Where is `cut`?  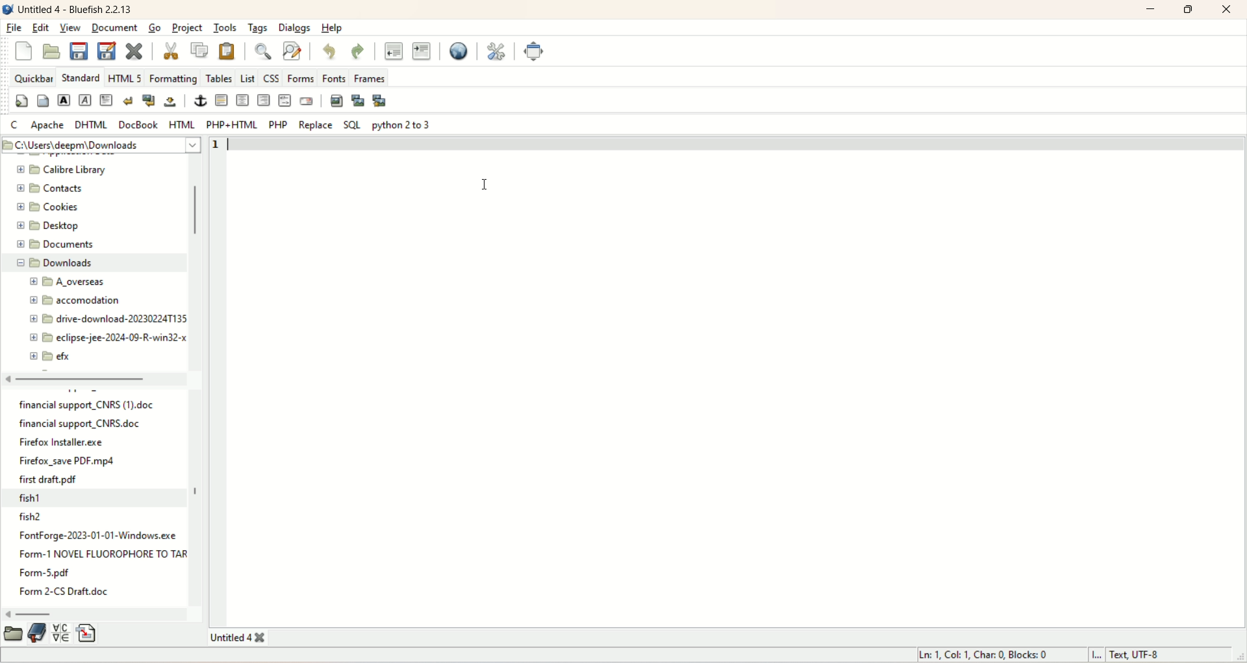 cut is located at coordinates (173, 51).